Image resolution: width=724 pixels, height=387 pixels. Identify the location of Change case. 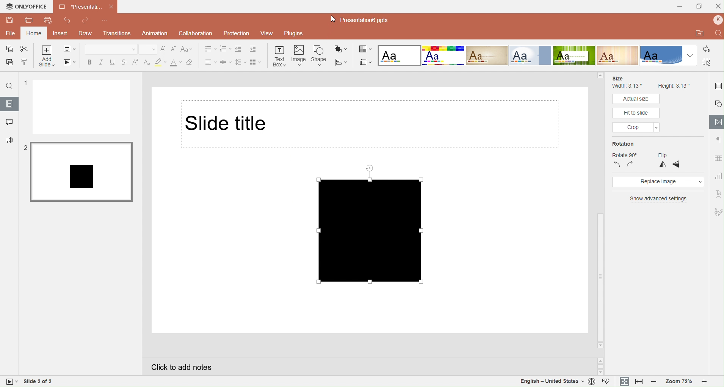
(188, 49).